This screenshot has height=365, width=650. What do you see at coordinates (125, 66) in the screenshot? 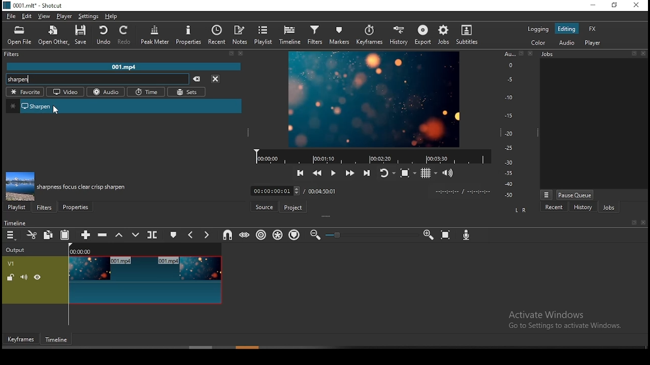
I see `001.mp4` at bounding box center [125, 66].